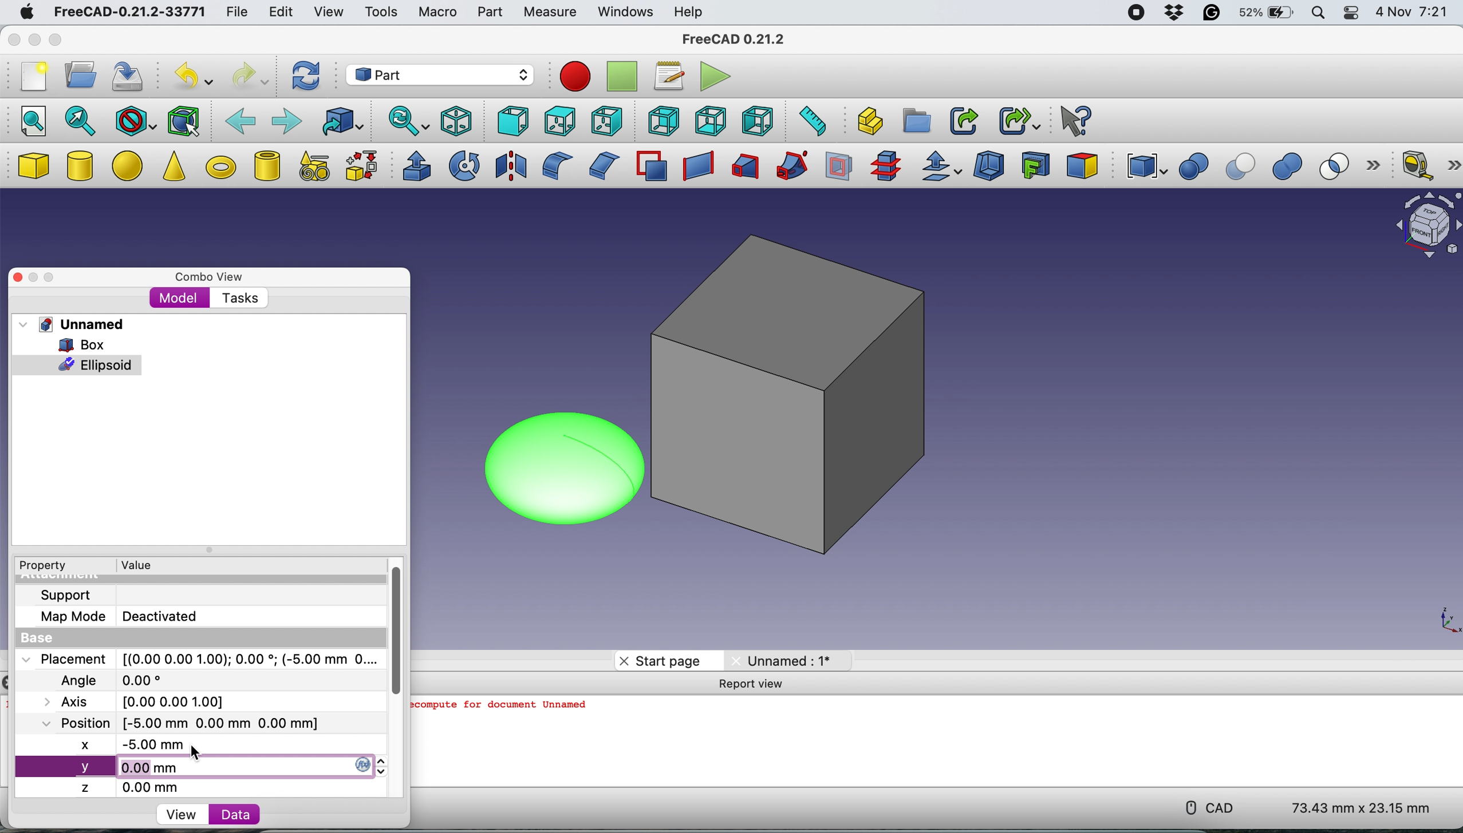  Describe the element at coordinates (12, 41) in the screenshot. I see `close` at that location.